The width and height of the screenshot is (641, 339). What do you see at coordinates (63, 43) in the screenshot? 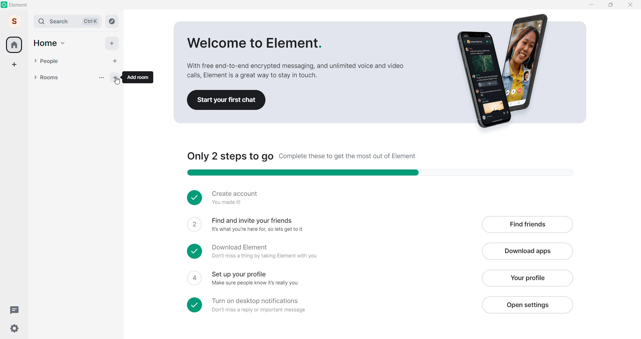
I see `Home Drop Down` at bounding box center [63, 43].